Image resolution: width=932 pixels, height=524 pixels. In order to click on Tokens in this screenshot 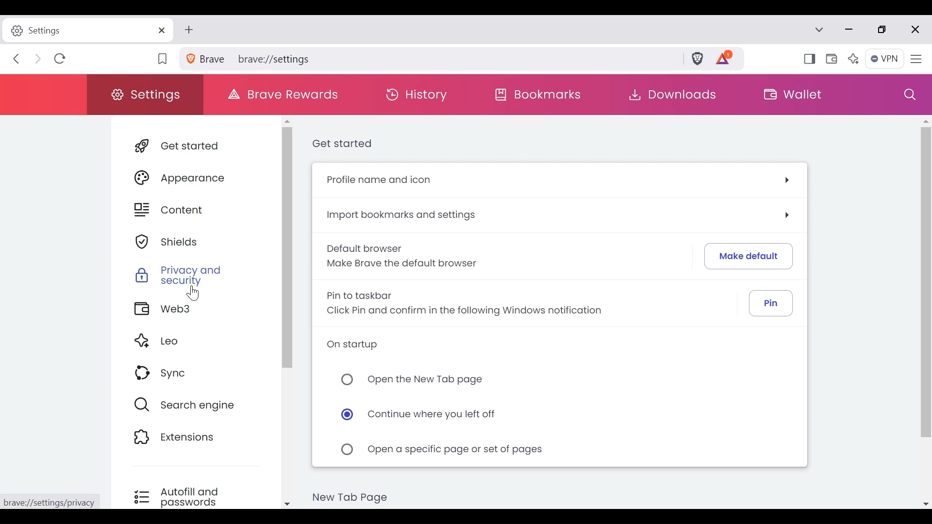, I will do `click(730, 60)`.